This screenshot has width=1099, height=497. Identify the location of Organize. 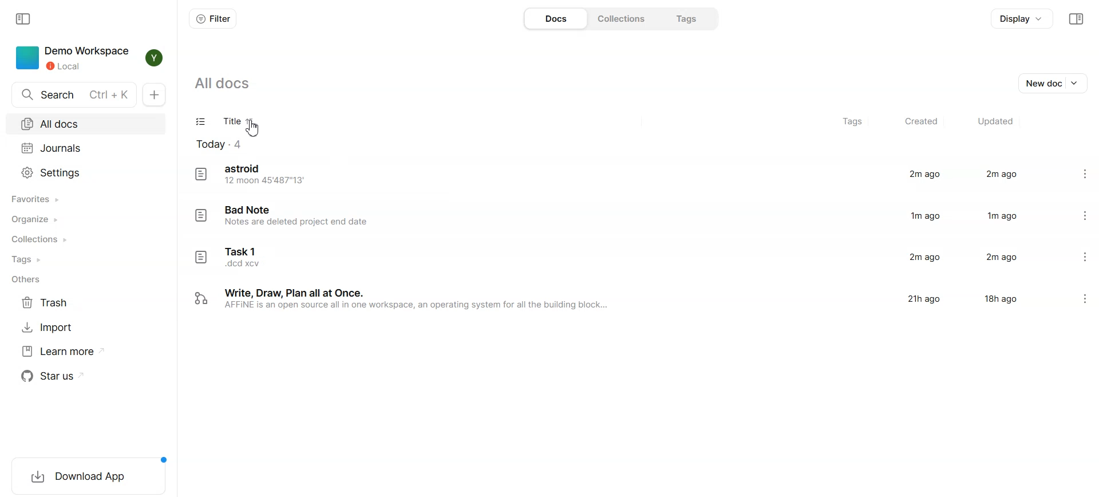
(49, 219).